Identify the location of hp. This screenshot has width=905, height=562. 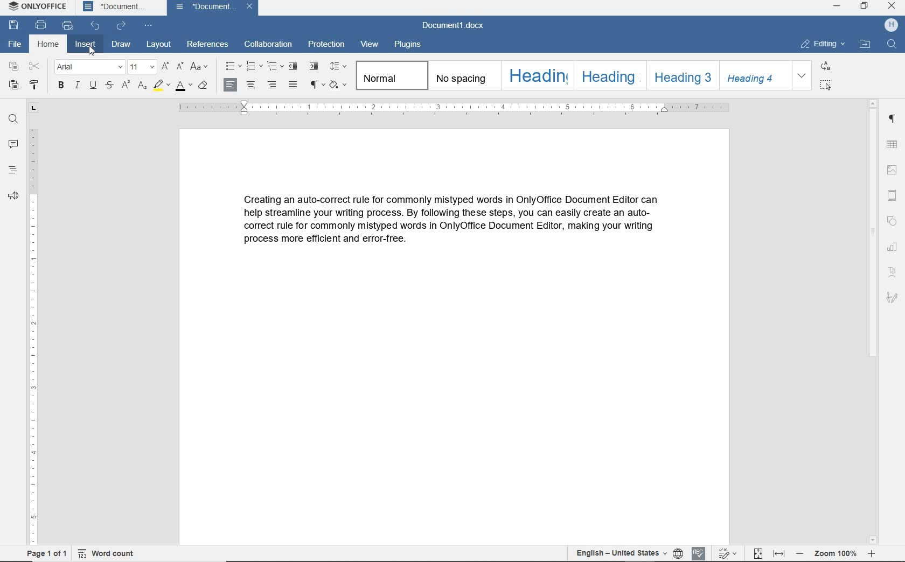
(890, 24).